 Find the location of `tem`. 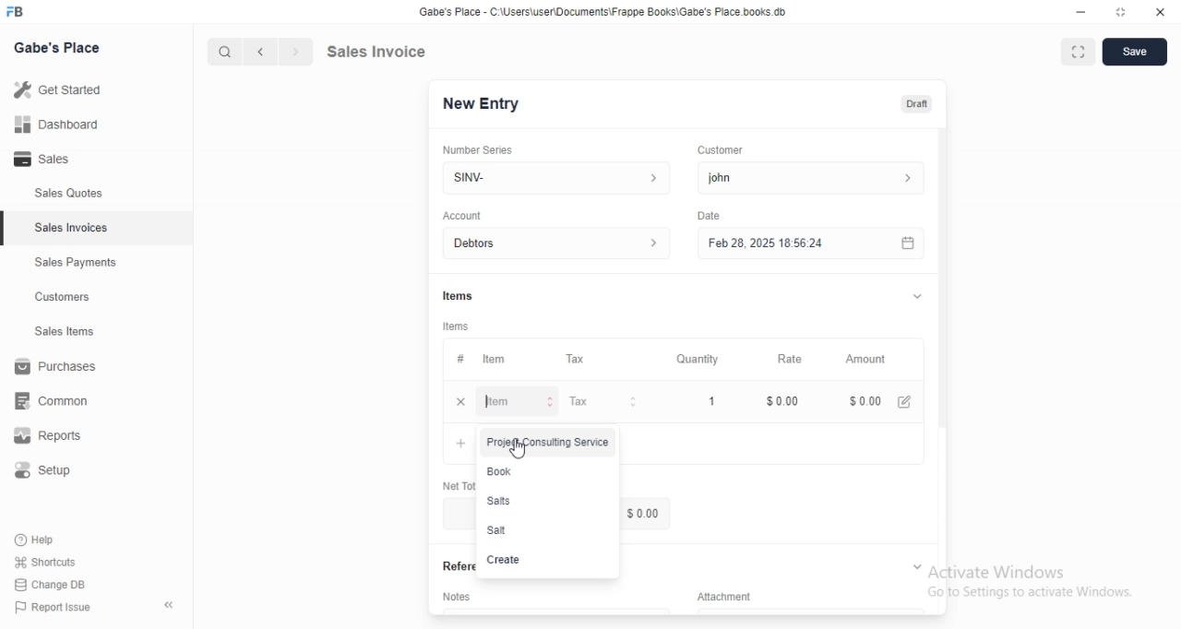

tem is located at coordinates (499, 359).